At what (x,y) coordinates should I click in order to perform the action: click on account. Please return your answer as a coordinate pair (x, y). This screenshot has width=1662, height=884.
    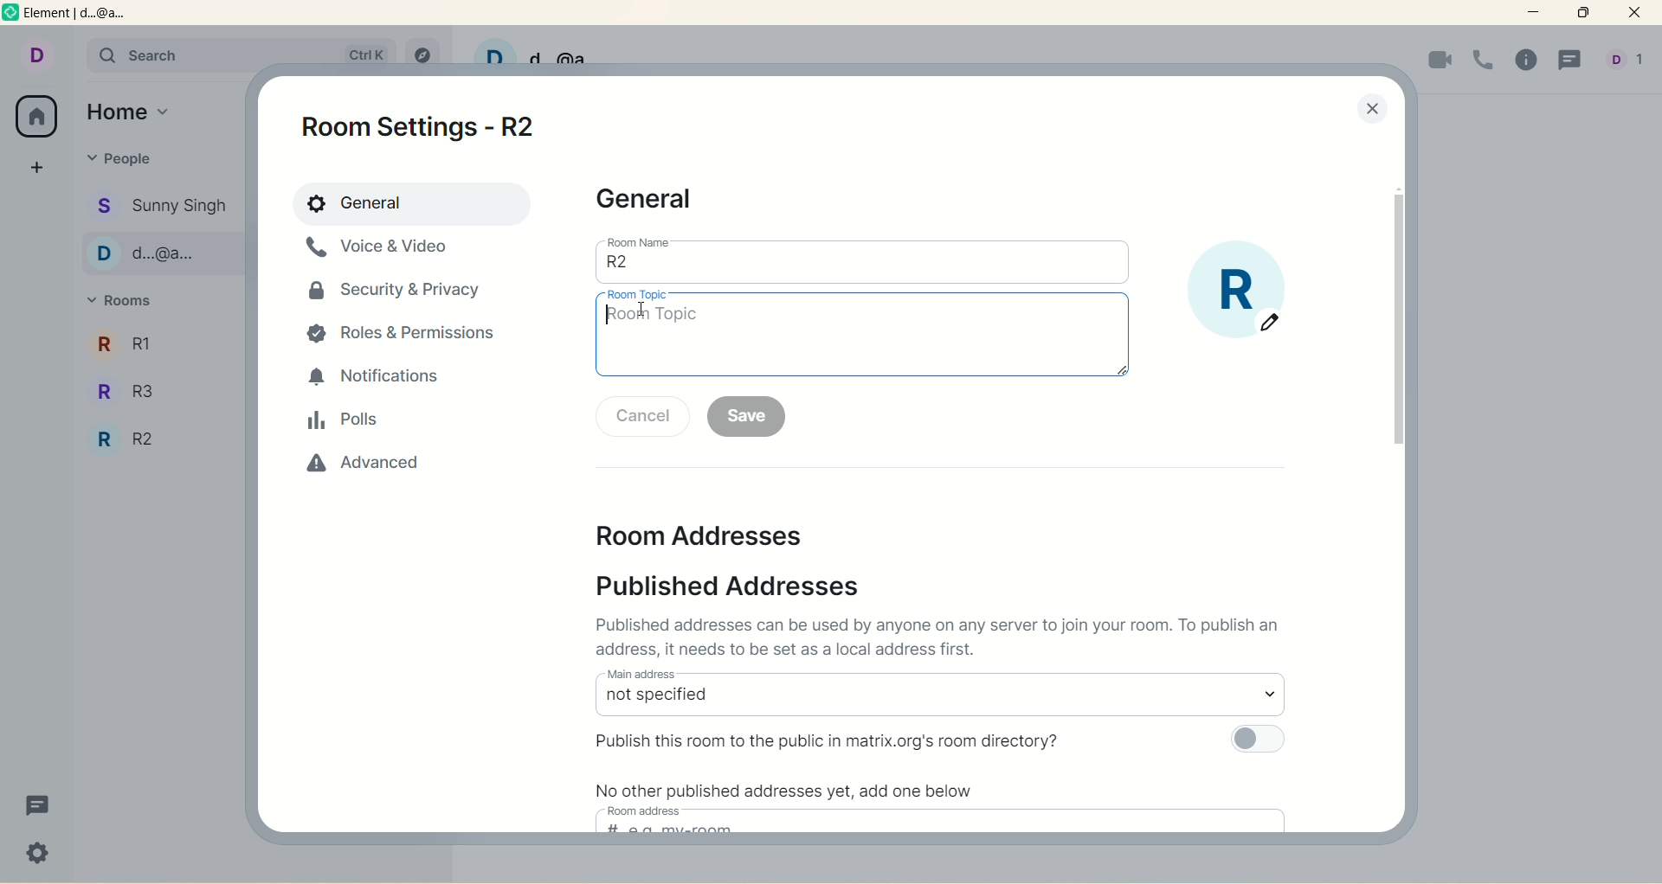
    Looking at the image, I should click on (1629, 61).